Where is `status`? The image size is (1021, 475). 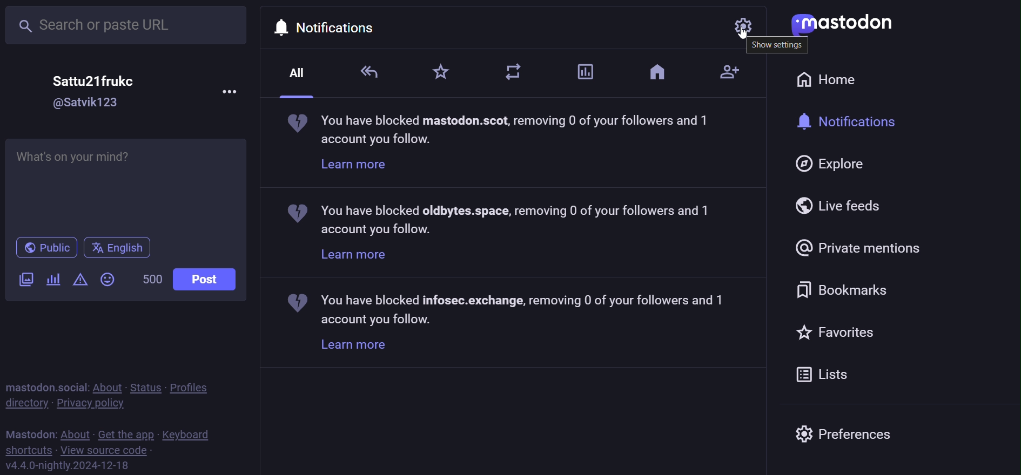 status is located at coordinates (144, 386).